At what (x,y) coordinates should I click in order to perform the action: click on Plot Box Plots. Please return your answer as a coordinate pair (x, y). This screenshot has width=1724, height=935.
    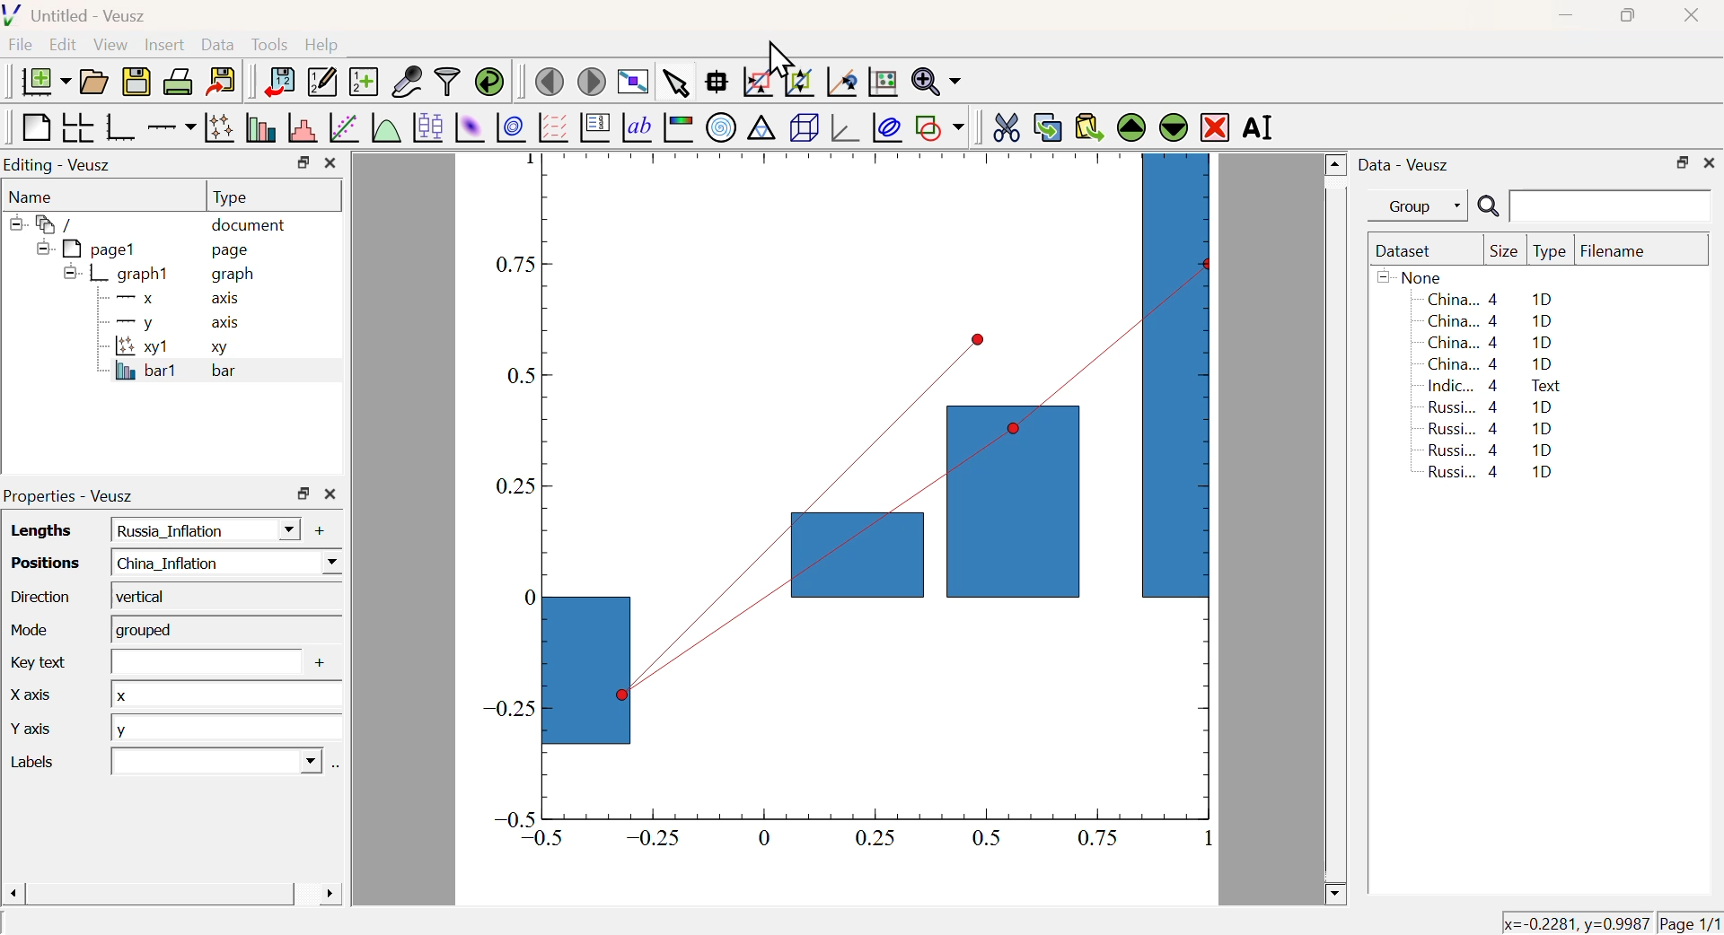
    Looking at the image, I should click on (427, 127).